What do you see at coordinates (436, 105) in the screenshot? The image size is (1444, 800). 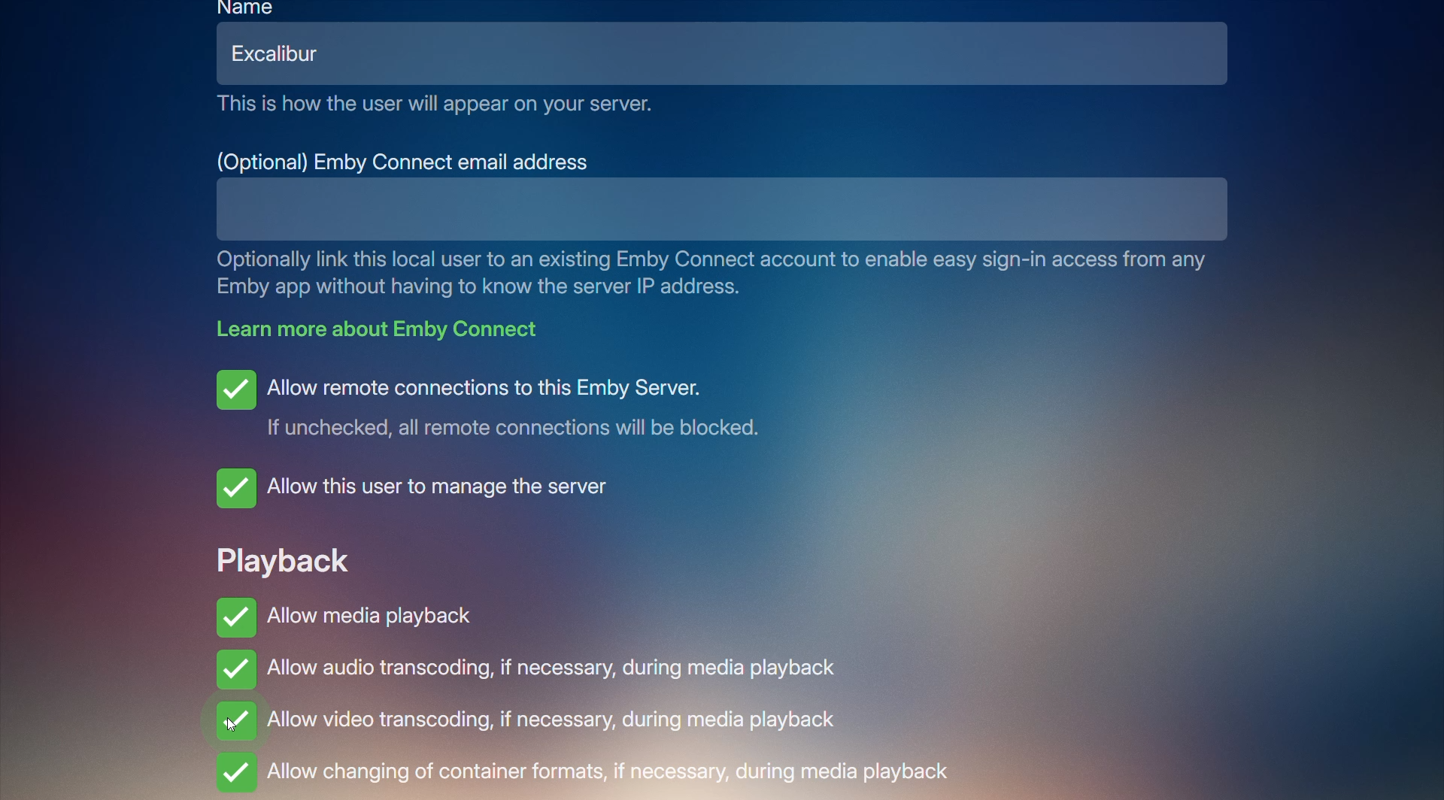 I see `This is how the user will appear on your server.` at bounding box center [436, 105].